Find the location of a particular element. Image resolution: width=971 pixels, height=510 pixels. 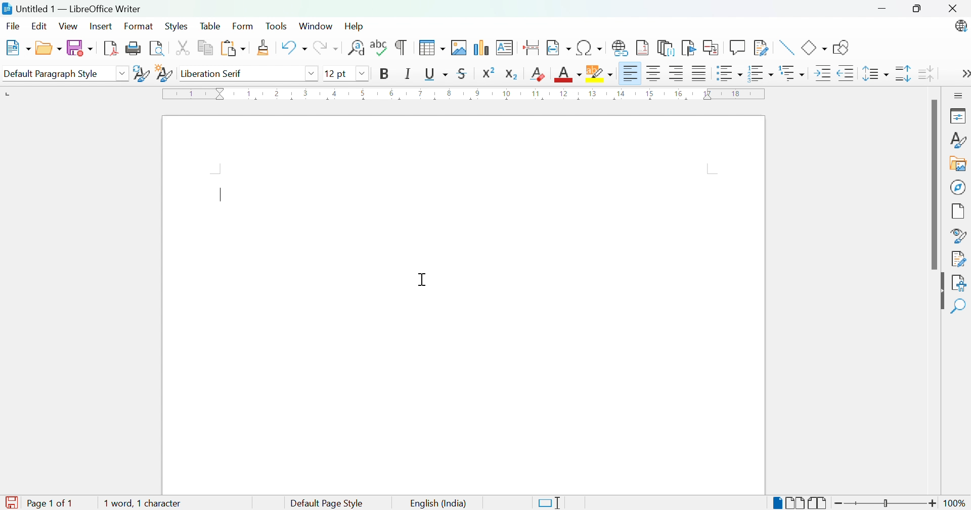

Clone formatting is located at coordinates (266, 48).